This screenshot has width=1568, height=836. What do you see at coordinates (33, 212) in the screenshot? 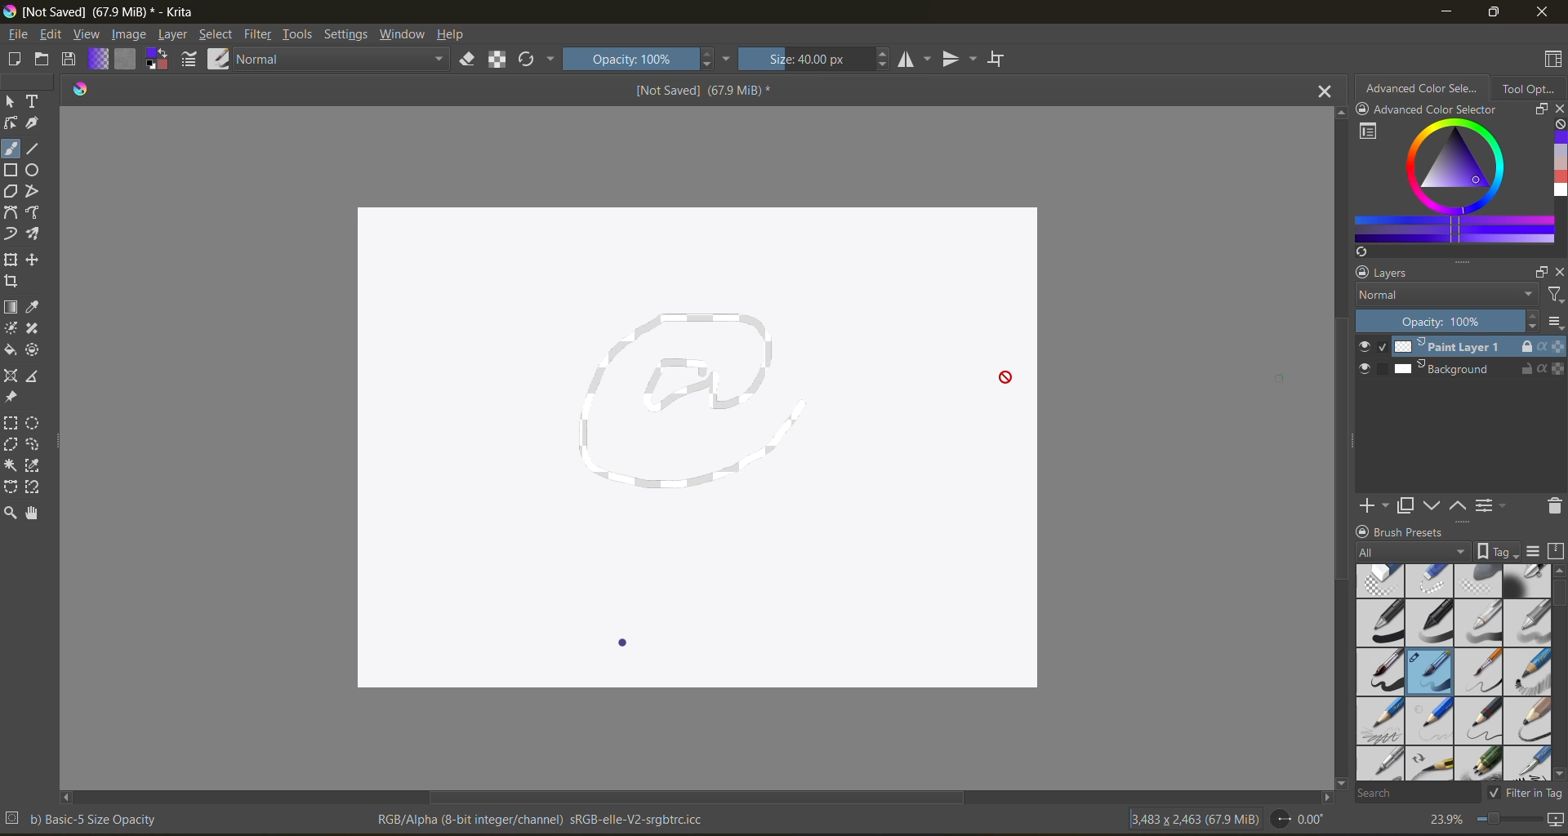
I see `free hand path` at bounding box center [33, 212].